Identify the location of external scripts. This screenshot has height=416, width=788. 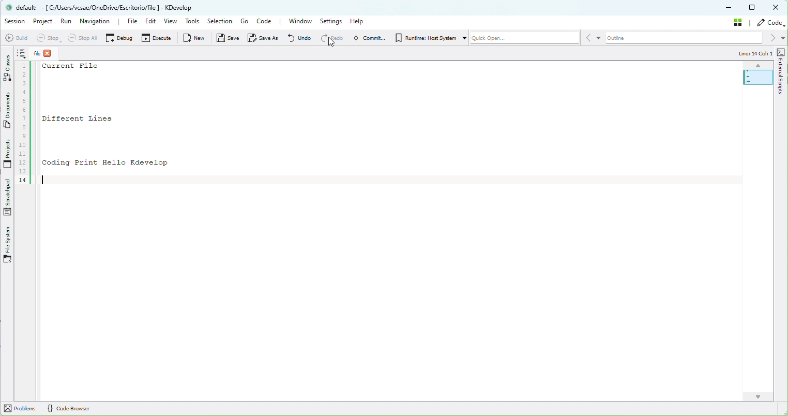
(780, 78).